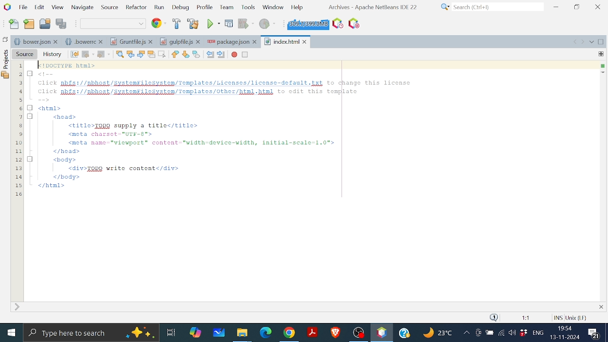 The width and height of the screenshot is (608, 342). Describe the element at coordinates (51, 55) in the screenshot. I see `History` at that location.